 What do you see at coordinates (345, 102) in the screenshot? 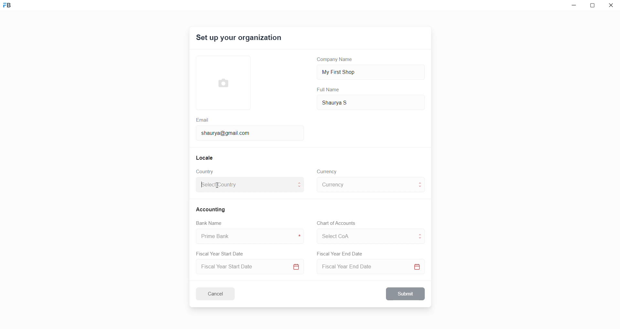
I see `Shaurya S` at bounding box center [345, 102].